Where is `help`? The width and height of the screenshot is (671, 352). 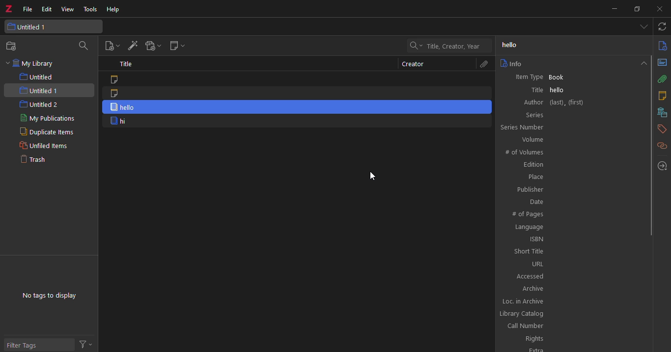 help is located at coordinates (113, 10).